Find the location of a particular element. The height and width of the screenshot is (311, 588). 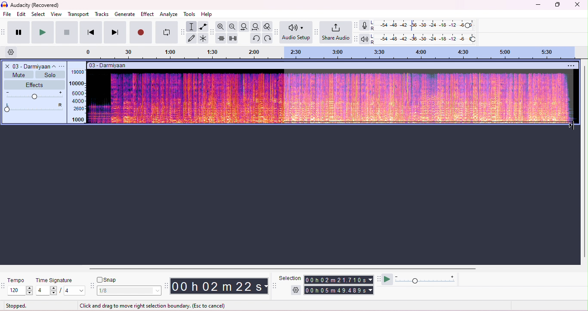

tempo toll bar is located at coordinates (4, 285).